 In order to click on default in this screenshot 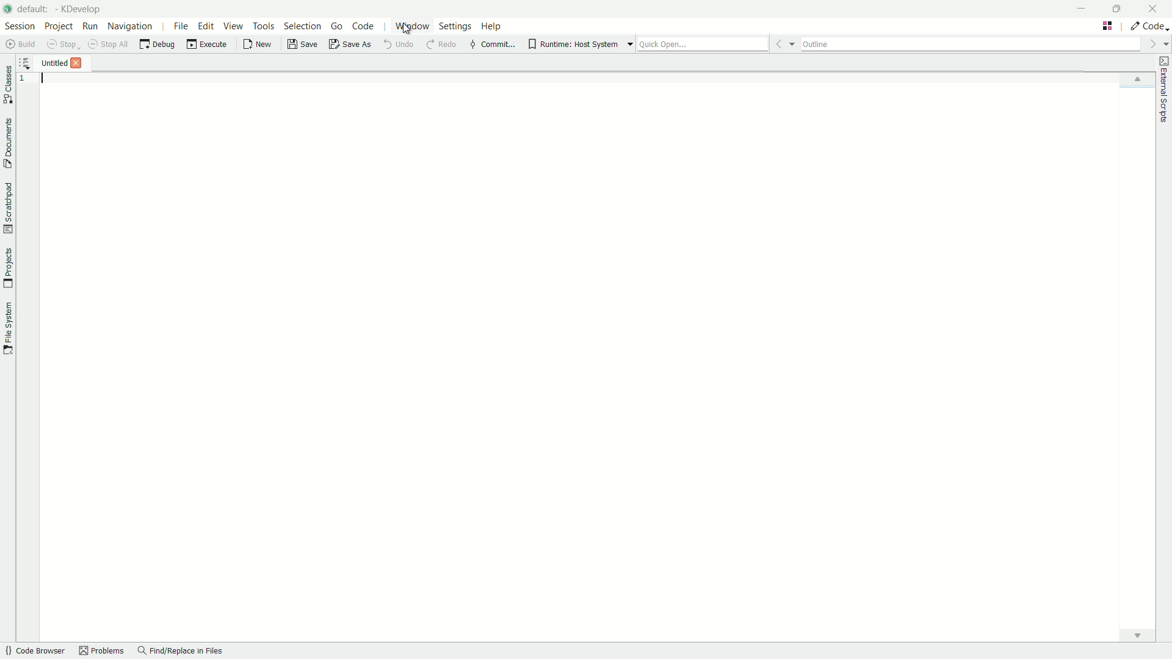, I will do `click(37, 9)`.